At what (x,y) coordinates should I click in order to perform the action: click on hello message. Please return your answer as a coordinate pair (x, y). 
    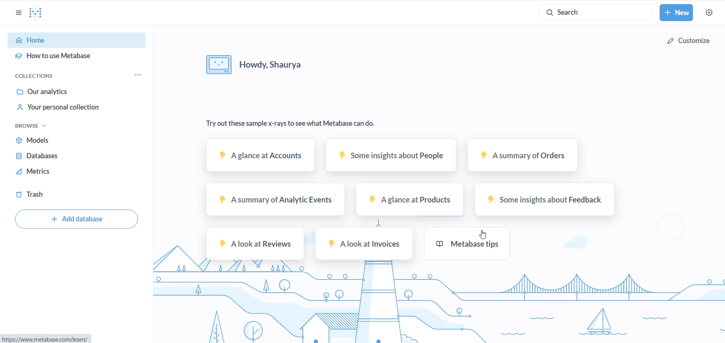
    Looking at the image, I should click on (263, 66).